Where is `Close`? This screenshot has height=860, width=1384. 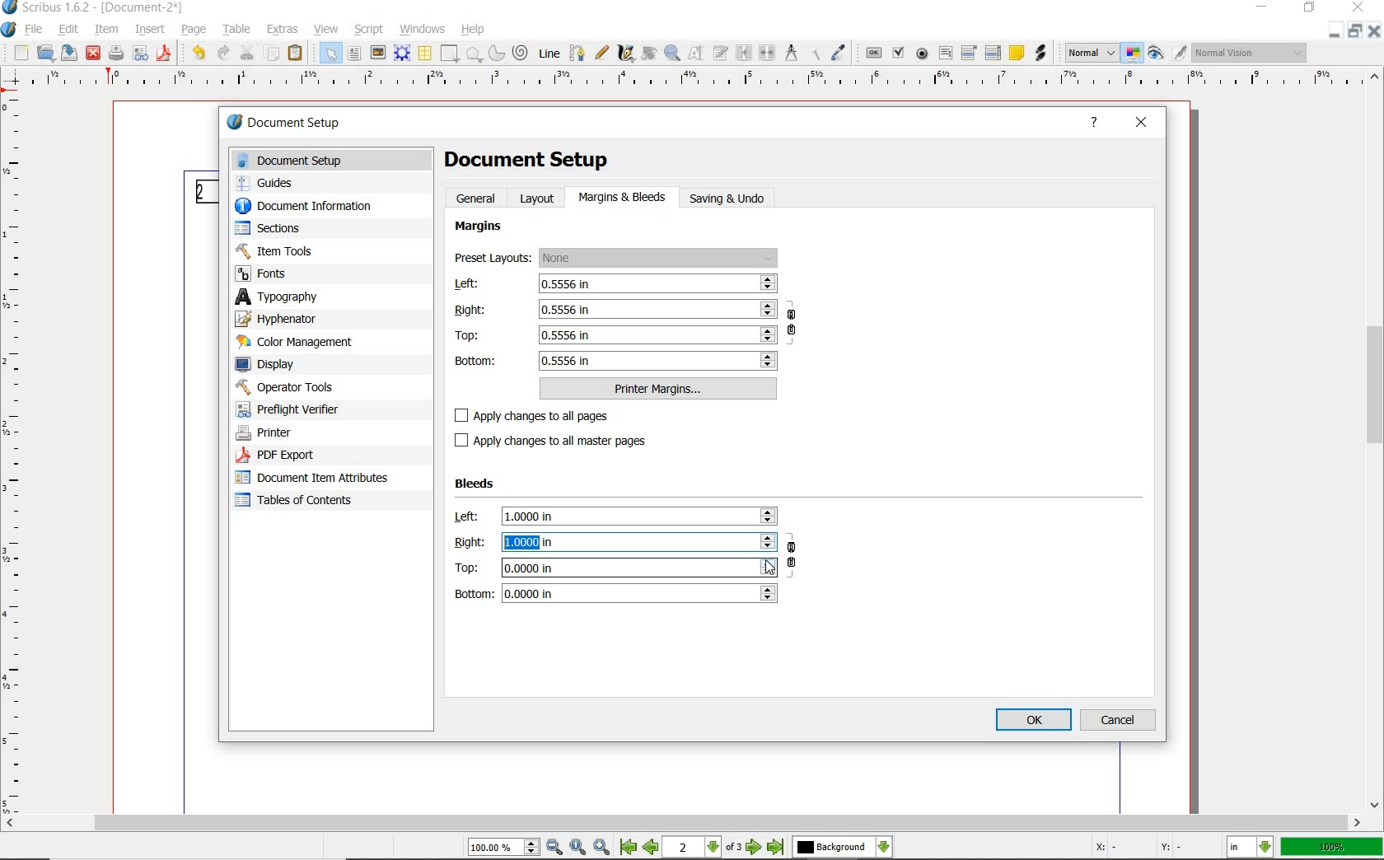 Close is located at coordinates (1334, 30).